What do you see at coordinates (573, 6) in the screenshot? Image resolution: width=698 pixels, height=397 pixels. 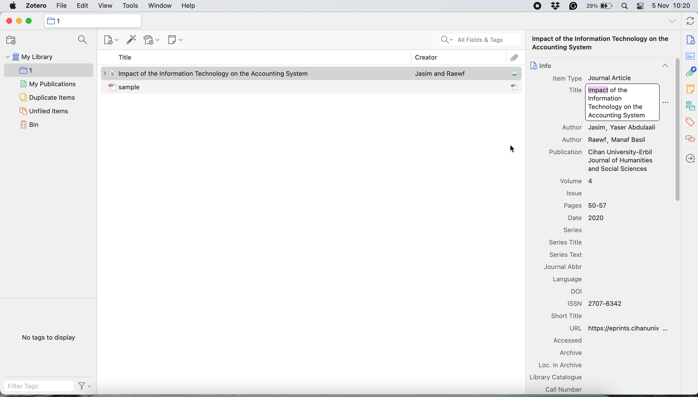 I see `grammarly` at bounding box center [573, 6].